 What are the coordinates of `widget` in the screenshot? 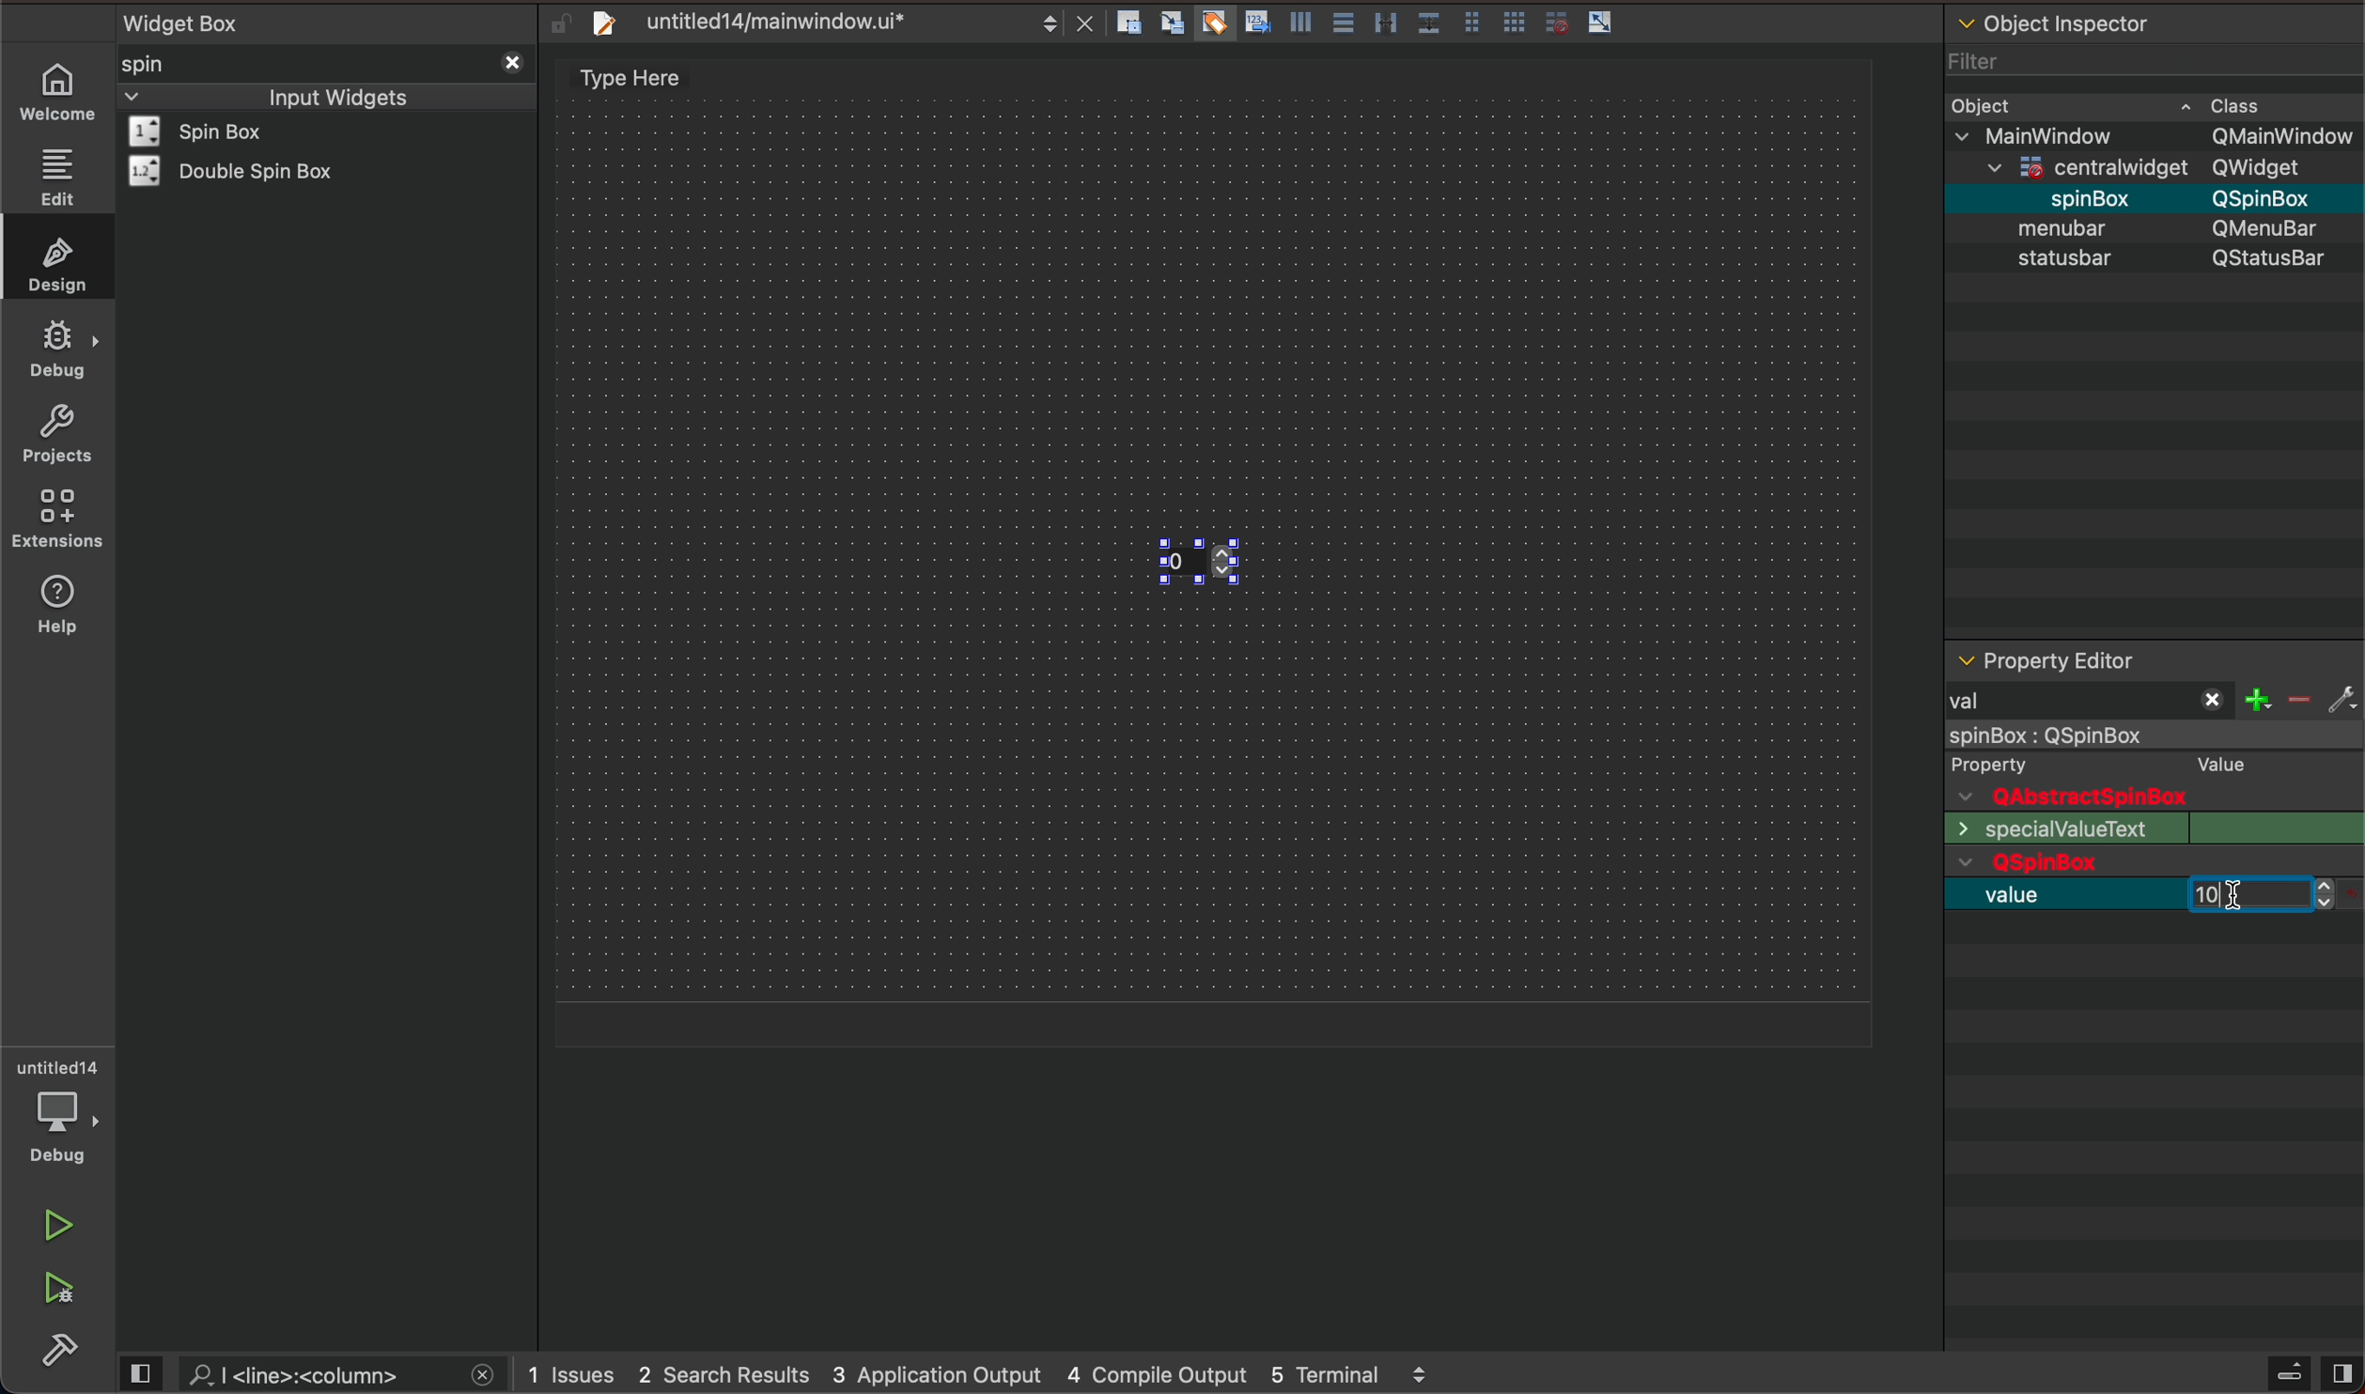 It's located at (242, 171).